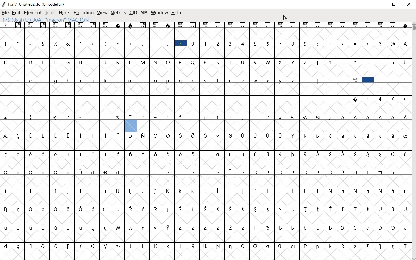 Image resolution: width=416 pixels, height=260 pixels. What do you see at coordinates (6, 43) in the screenshot?
I see `!` at bounding box center [6, 43].